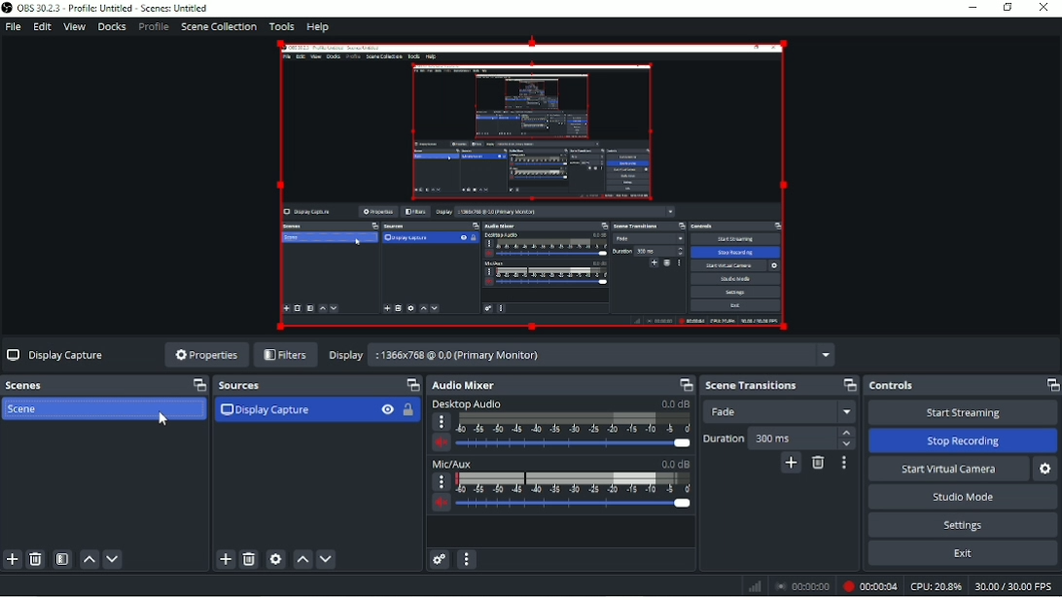  I want to click on Cursor, so click(162, 420).